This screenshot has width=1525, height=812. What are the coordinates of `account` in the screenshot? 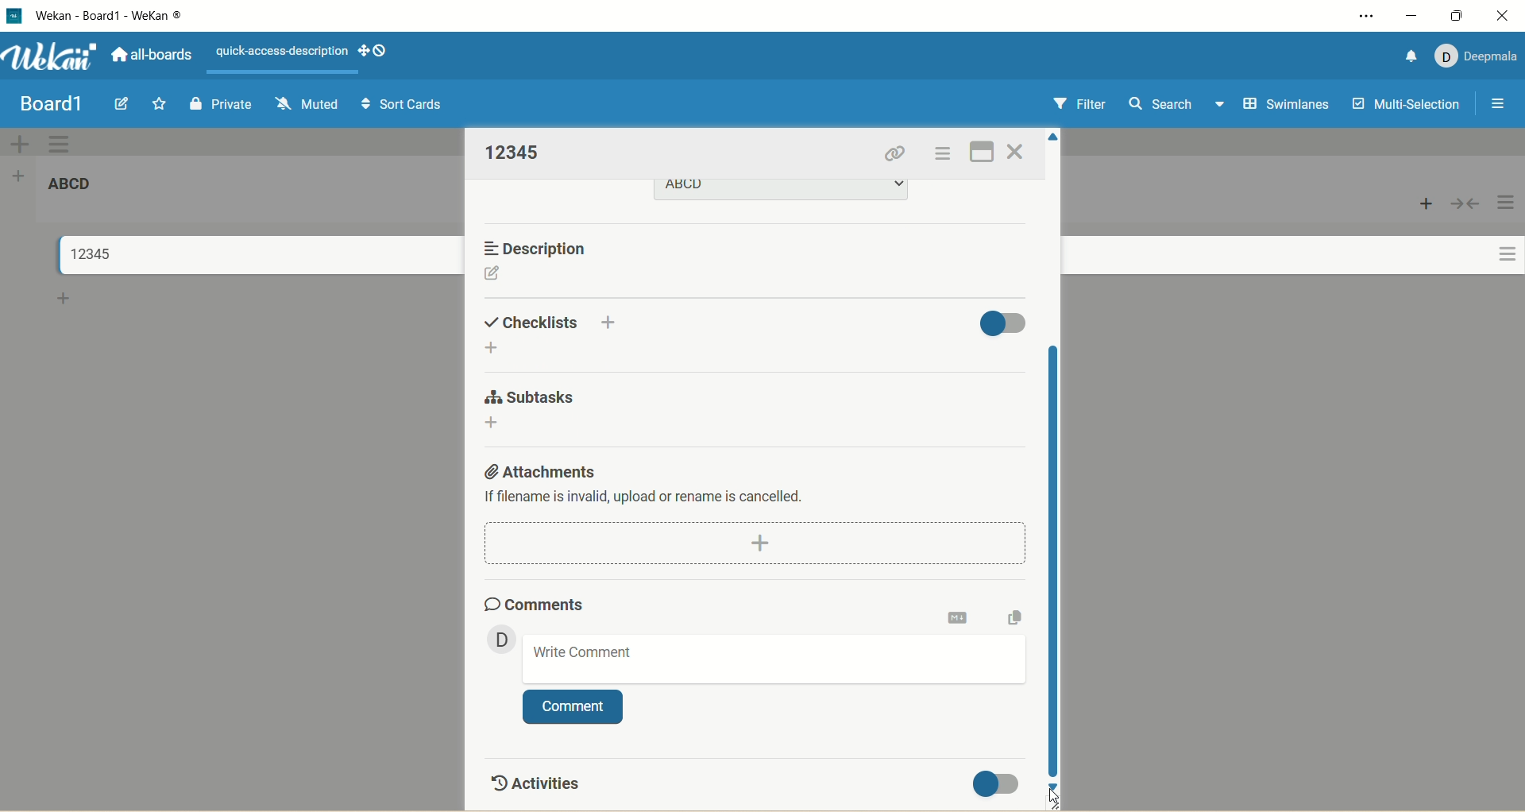 It's located at (1476, 52).